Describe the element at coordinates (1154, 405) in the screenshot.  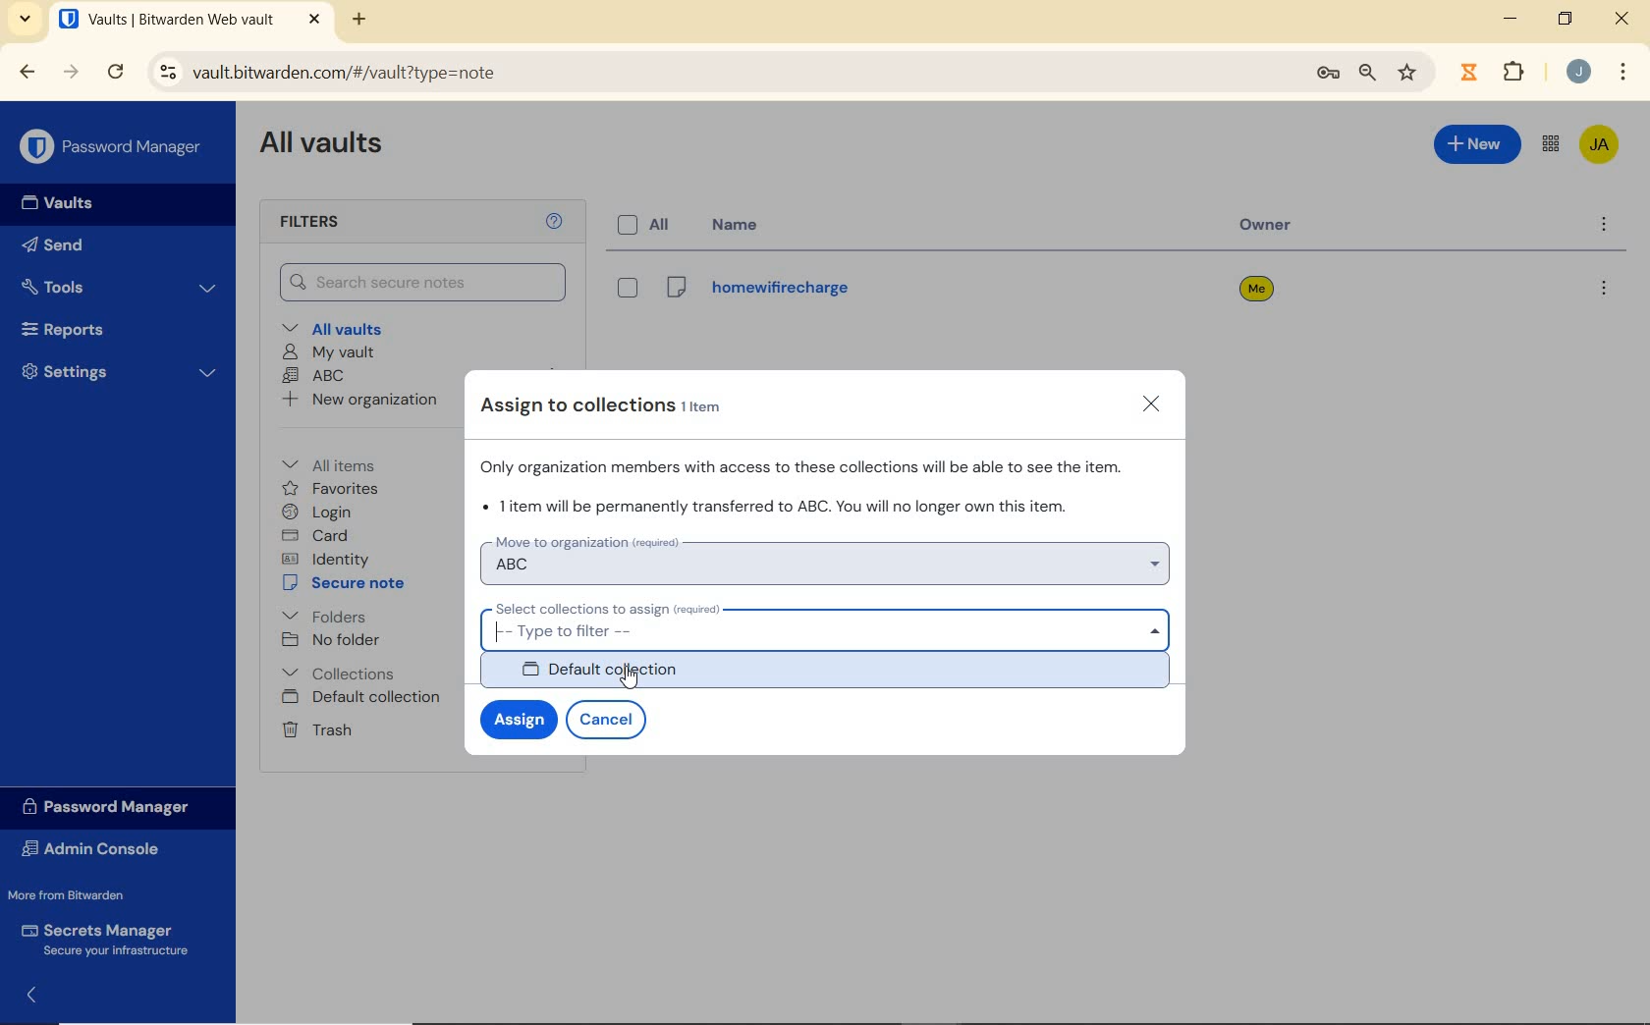
I see `close` at that location.